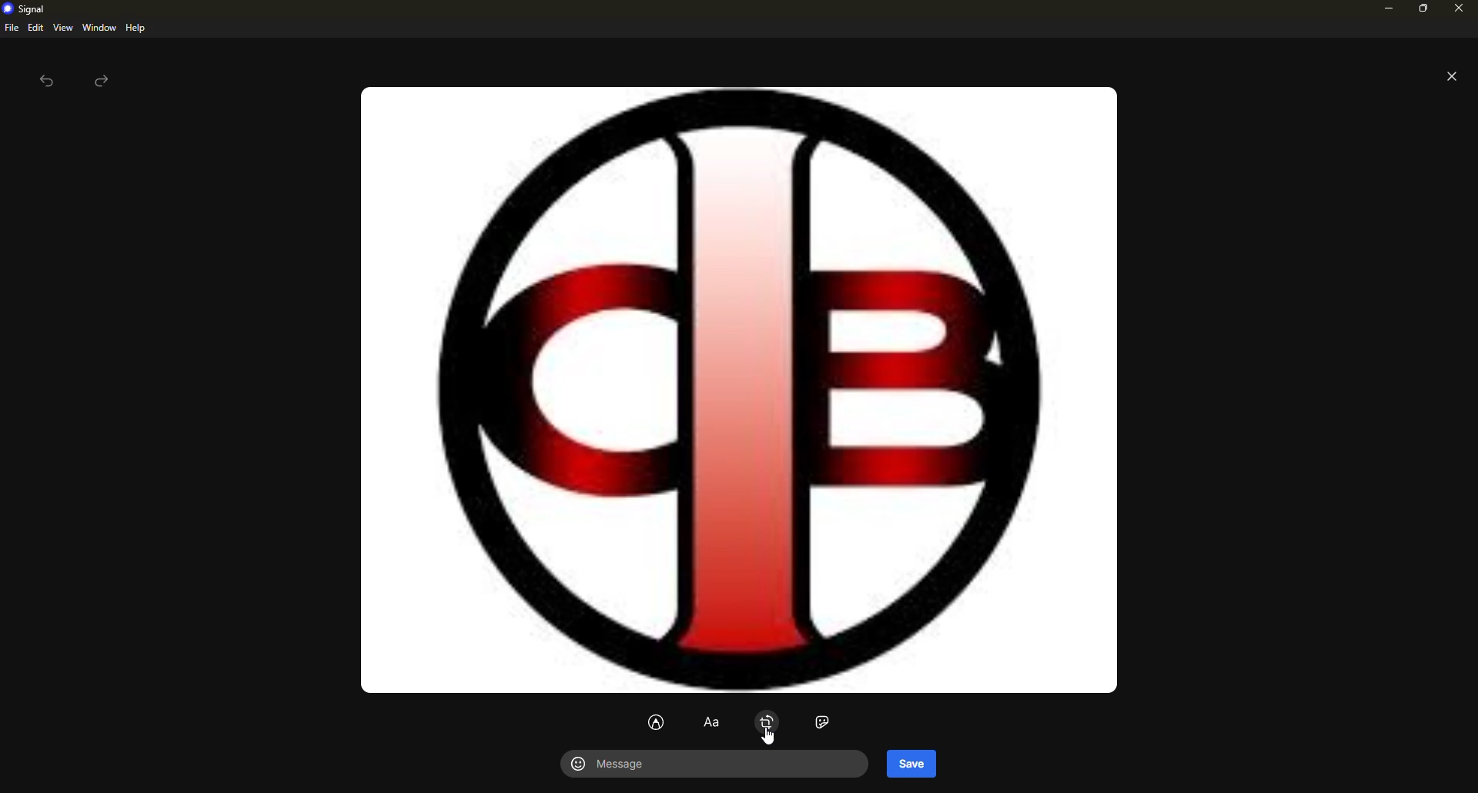 This screenshot has height=793, width=1478. I want to click on view, so click(63, 28).